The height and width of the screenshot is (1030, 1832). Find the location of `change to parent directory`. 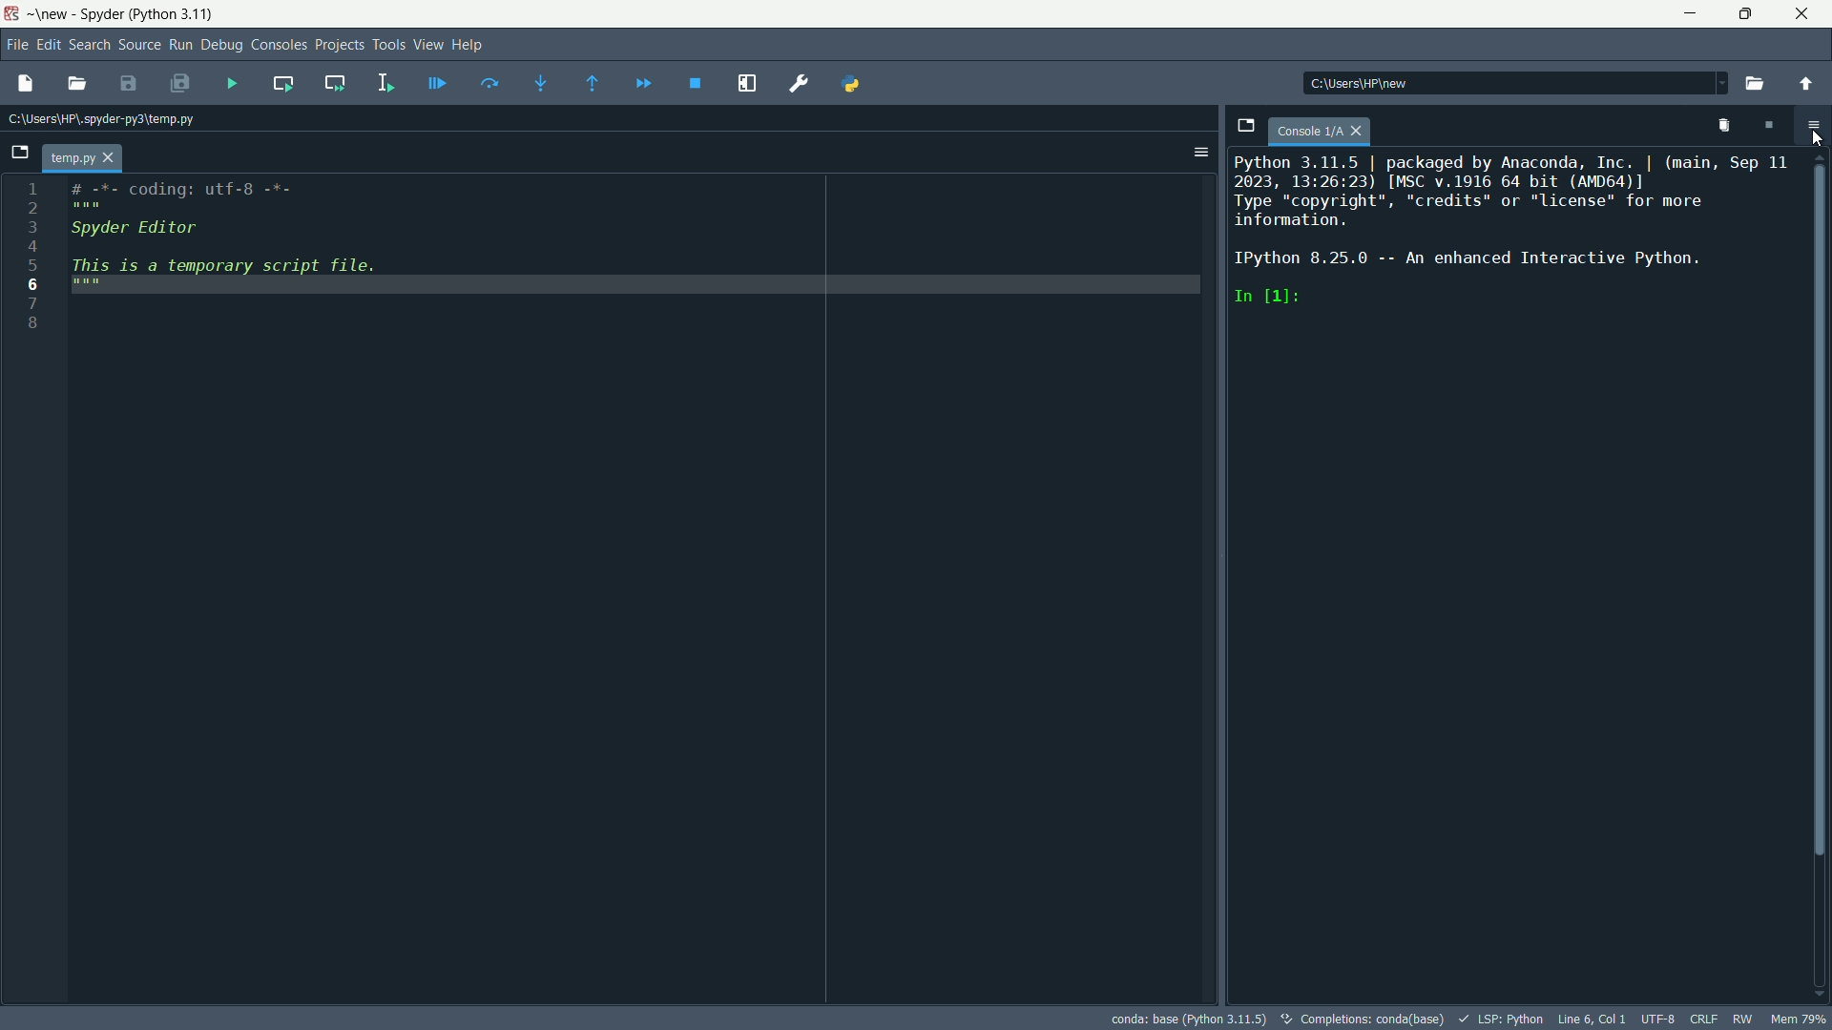

change to parent directory is located at coordinates (1805, 85).